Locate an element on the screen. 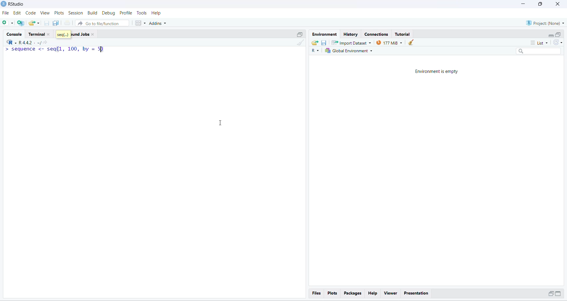 Image resolution: width=567 pixels, height=301 pixels. close is located at coordinates (93, 35).